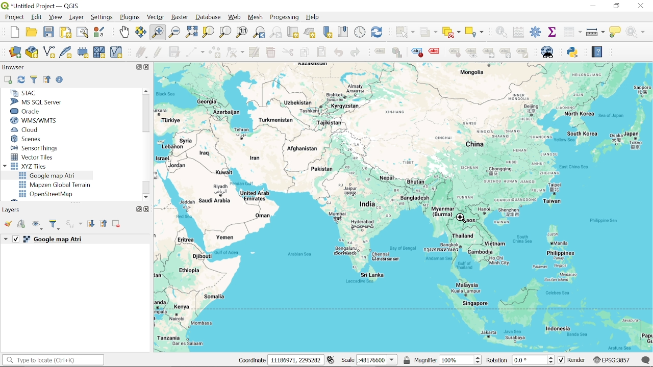  What do you see at coordinates (347, 360) in the screenshot?
I see `scale` at bounding box center [347, 360].